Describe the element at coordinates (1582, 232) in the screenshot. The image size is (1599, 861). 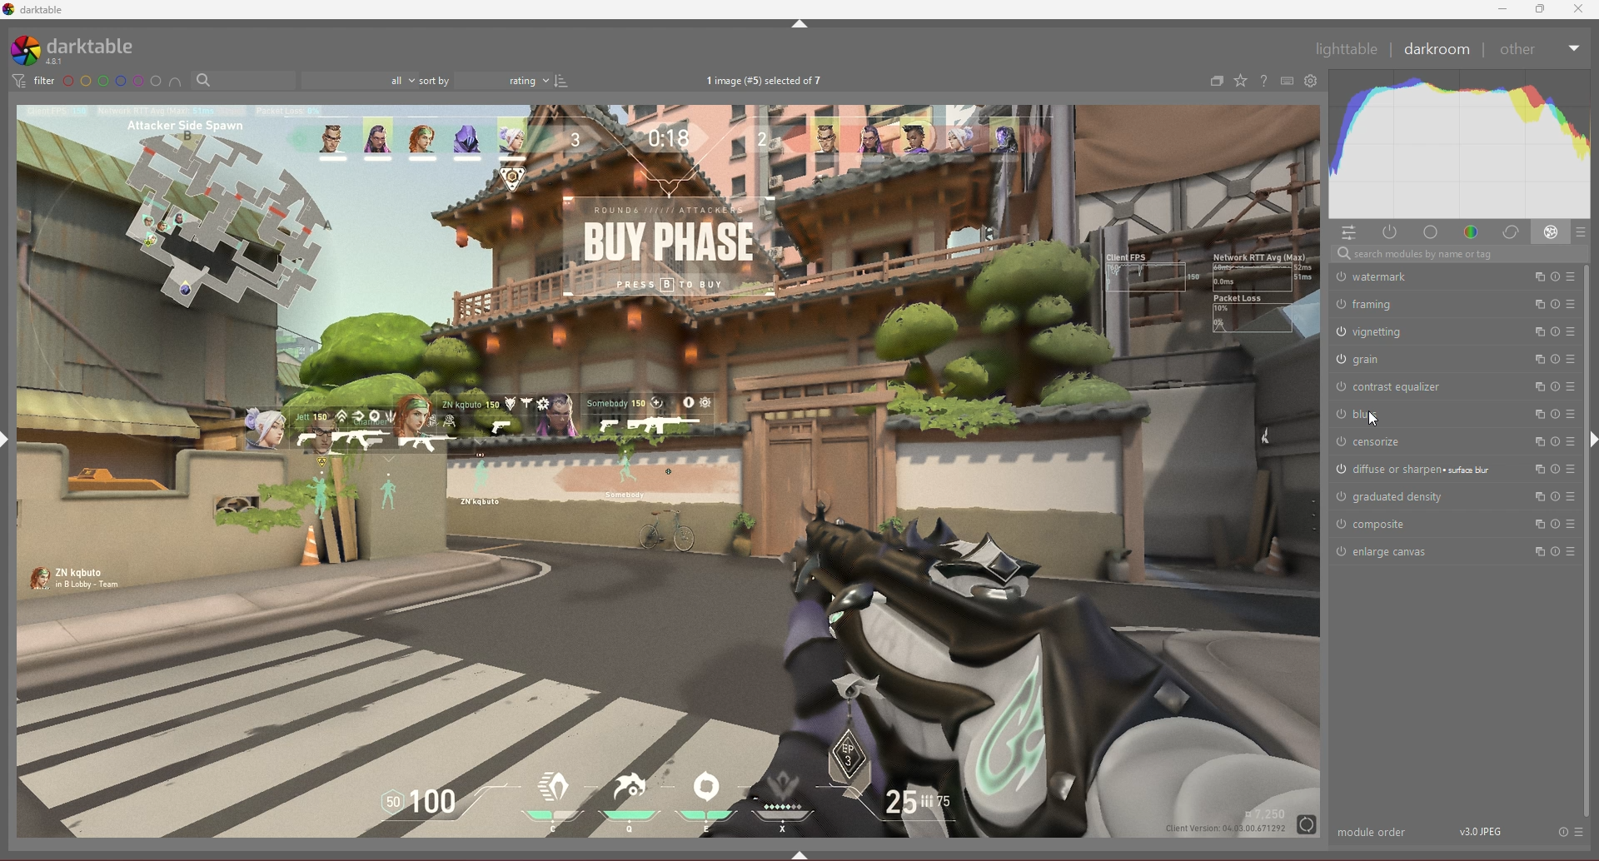
I see `presets` at that location.